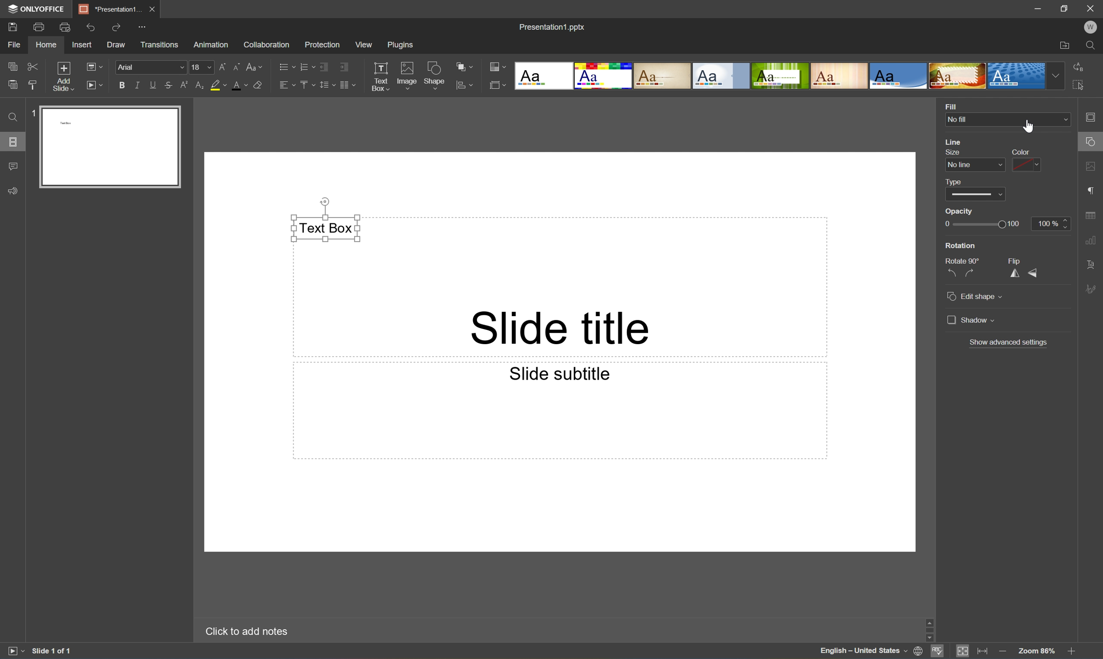  Describe the element at coordinates (1066, 7) in the screenshot. I see `Restore Down` at that location.